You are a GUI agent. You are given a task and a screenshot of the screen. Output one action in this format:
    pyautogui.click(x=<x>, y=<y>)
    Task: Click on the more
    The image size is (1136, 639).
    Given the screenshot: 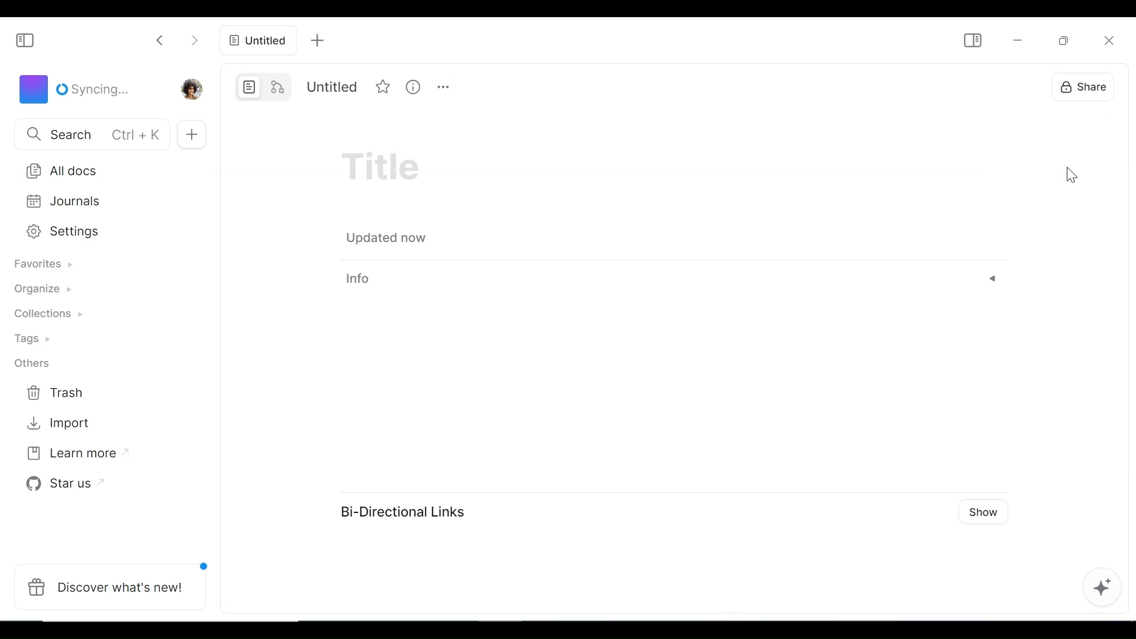 What is the action you would take?
    pyautogui.click(x=444, y=86)
    